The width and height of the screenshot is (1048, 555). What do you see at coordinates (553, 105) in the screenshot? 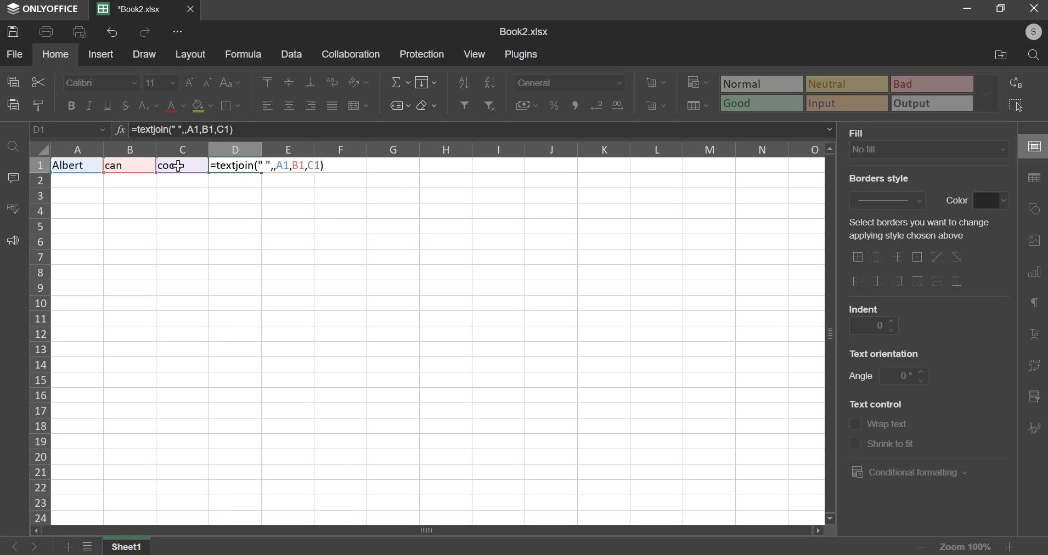
I see `percentage` at bounding box center [553, 105].